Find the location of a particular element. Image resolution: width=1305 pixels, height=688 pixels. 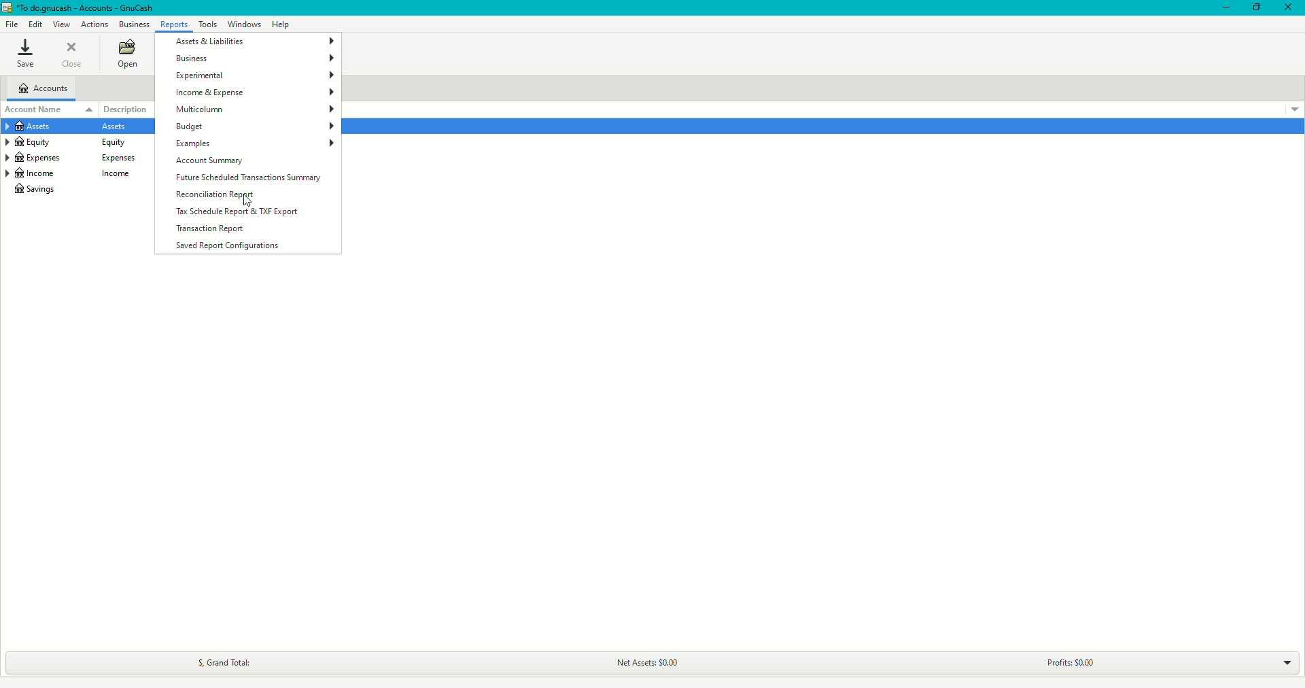

Savings is located at coordinates (39, 190).